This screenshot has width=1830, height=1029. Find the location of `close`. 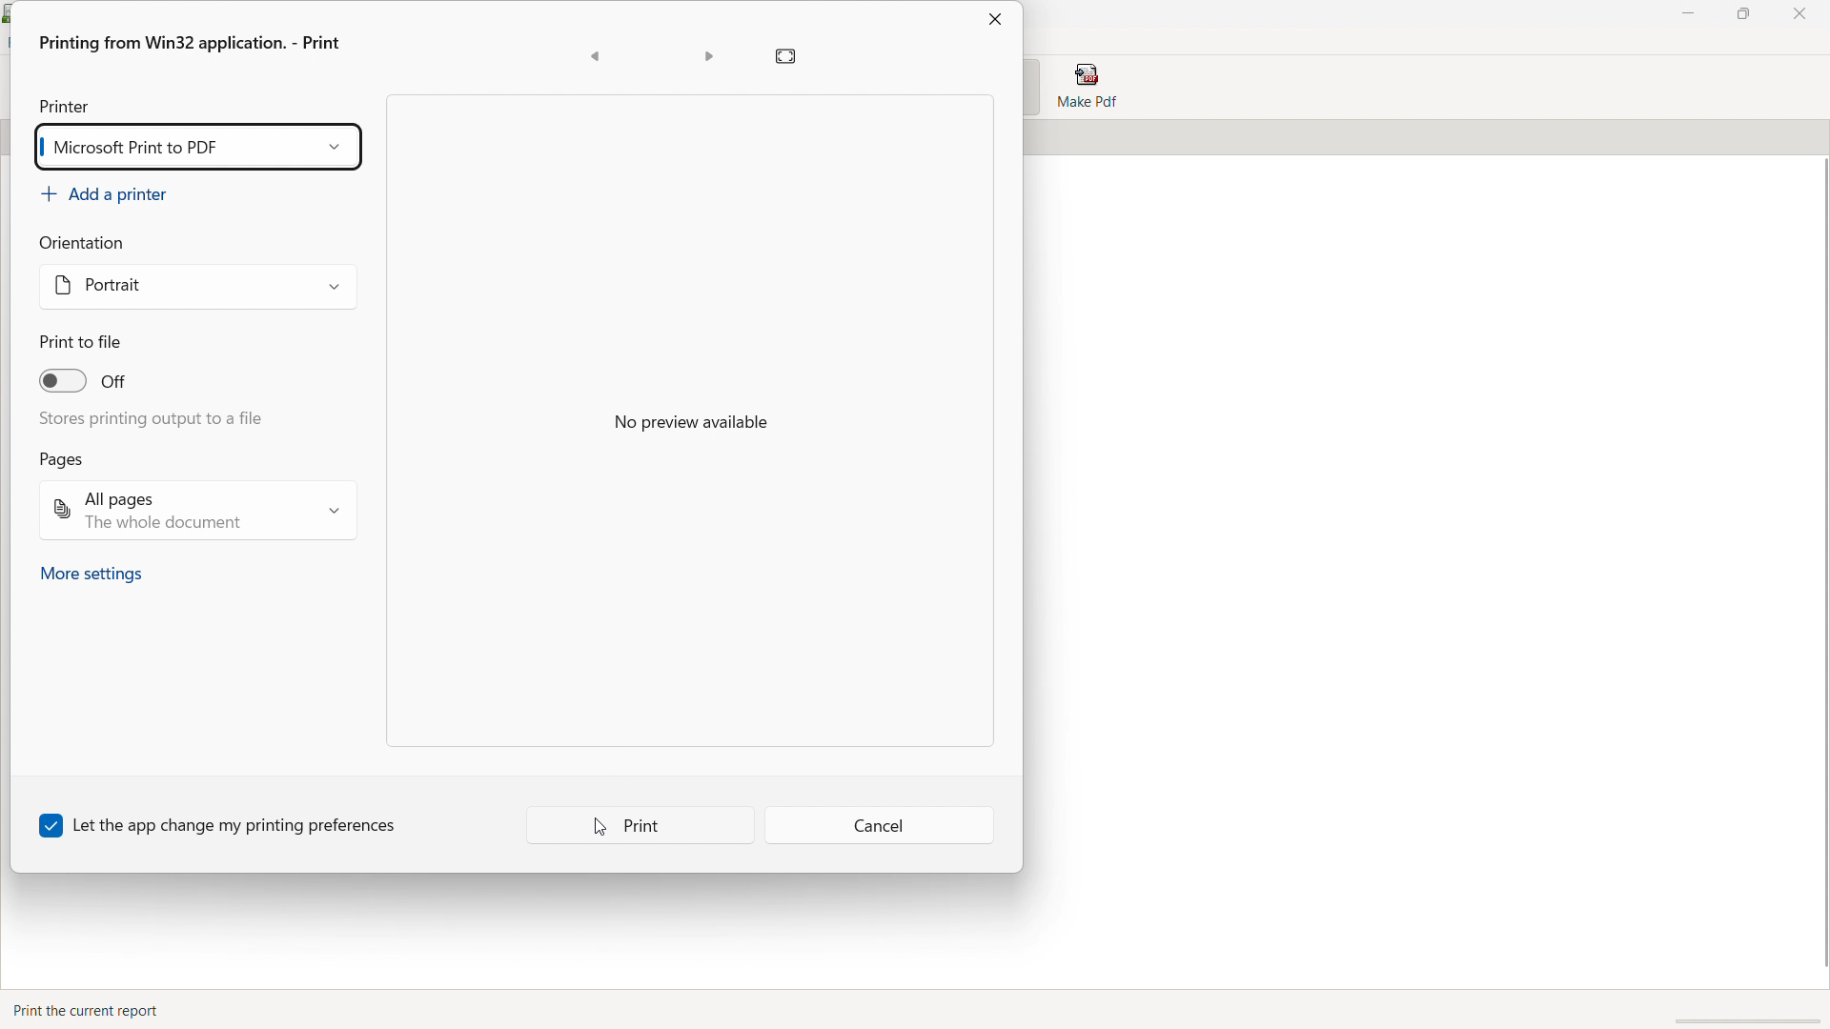

close is located at coordinates (994, 19).